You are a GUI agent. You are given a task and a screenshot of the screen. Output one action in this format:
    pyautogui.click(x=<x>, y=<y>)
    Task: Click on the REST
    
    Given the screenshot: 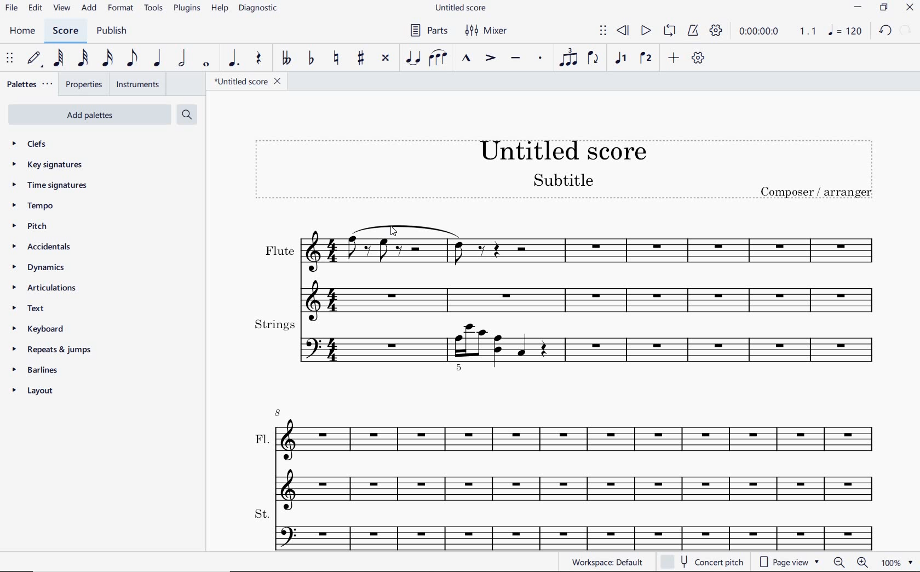 What is the action you would take?
    pyautogui.click(x=259, y=59)
    